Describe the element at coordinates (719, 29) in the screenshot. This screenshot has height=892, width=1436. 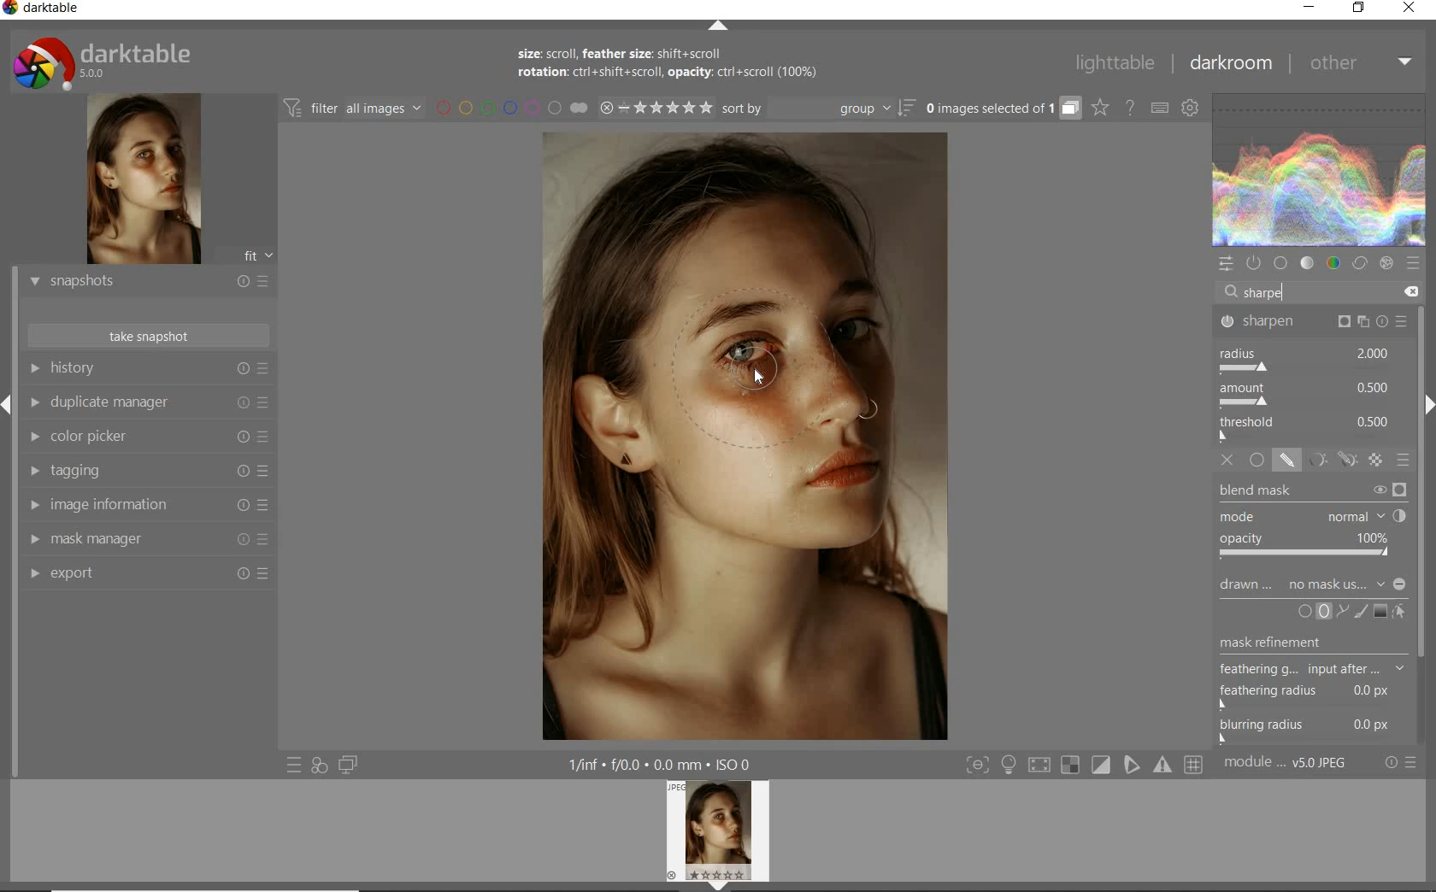
I see `expand/collapse` at that location.